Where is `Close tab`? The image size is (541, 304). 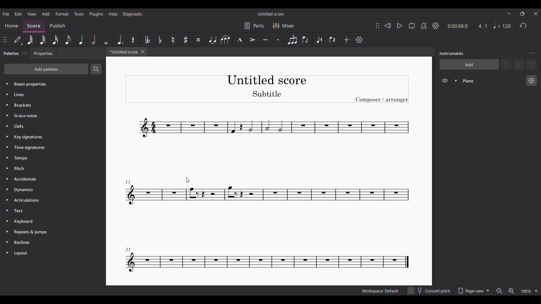 Close tab is located at coordinates (143, 52).